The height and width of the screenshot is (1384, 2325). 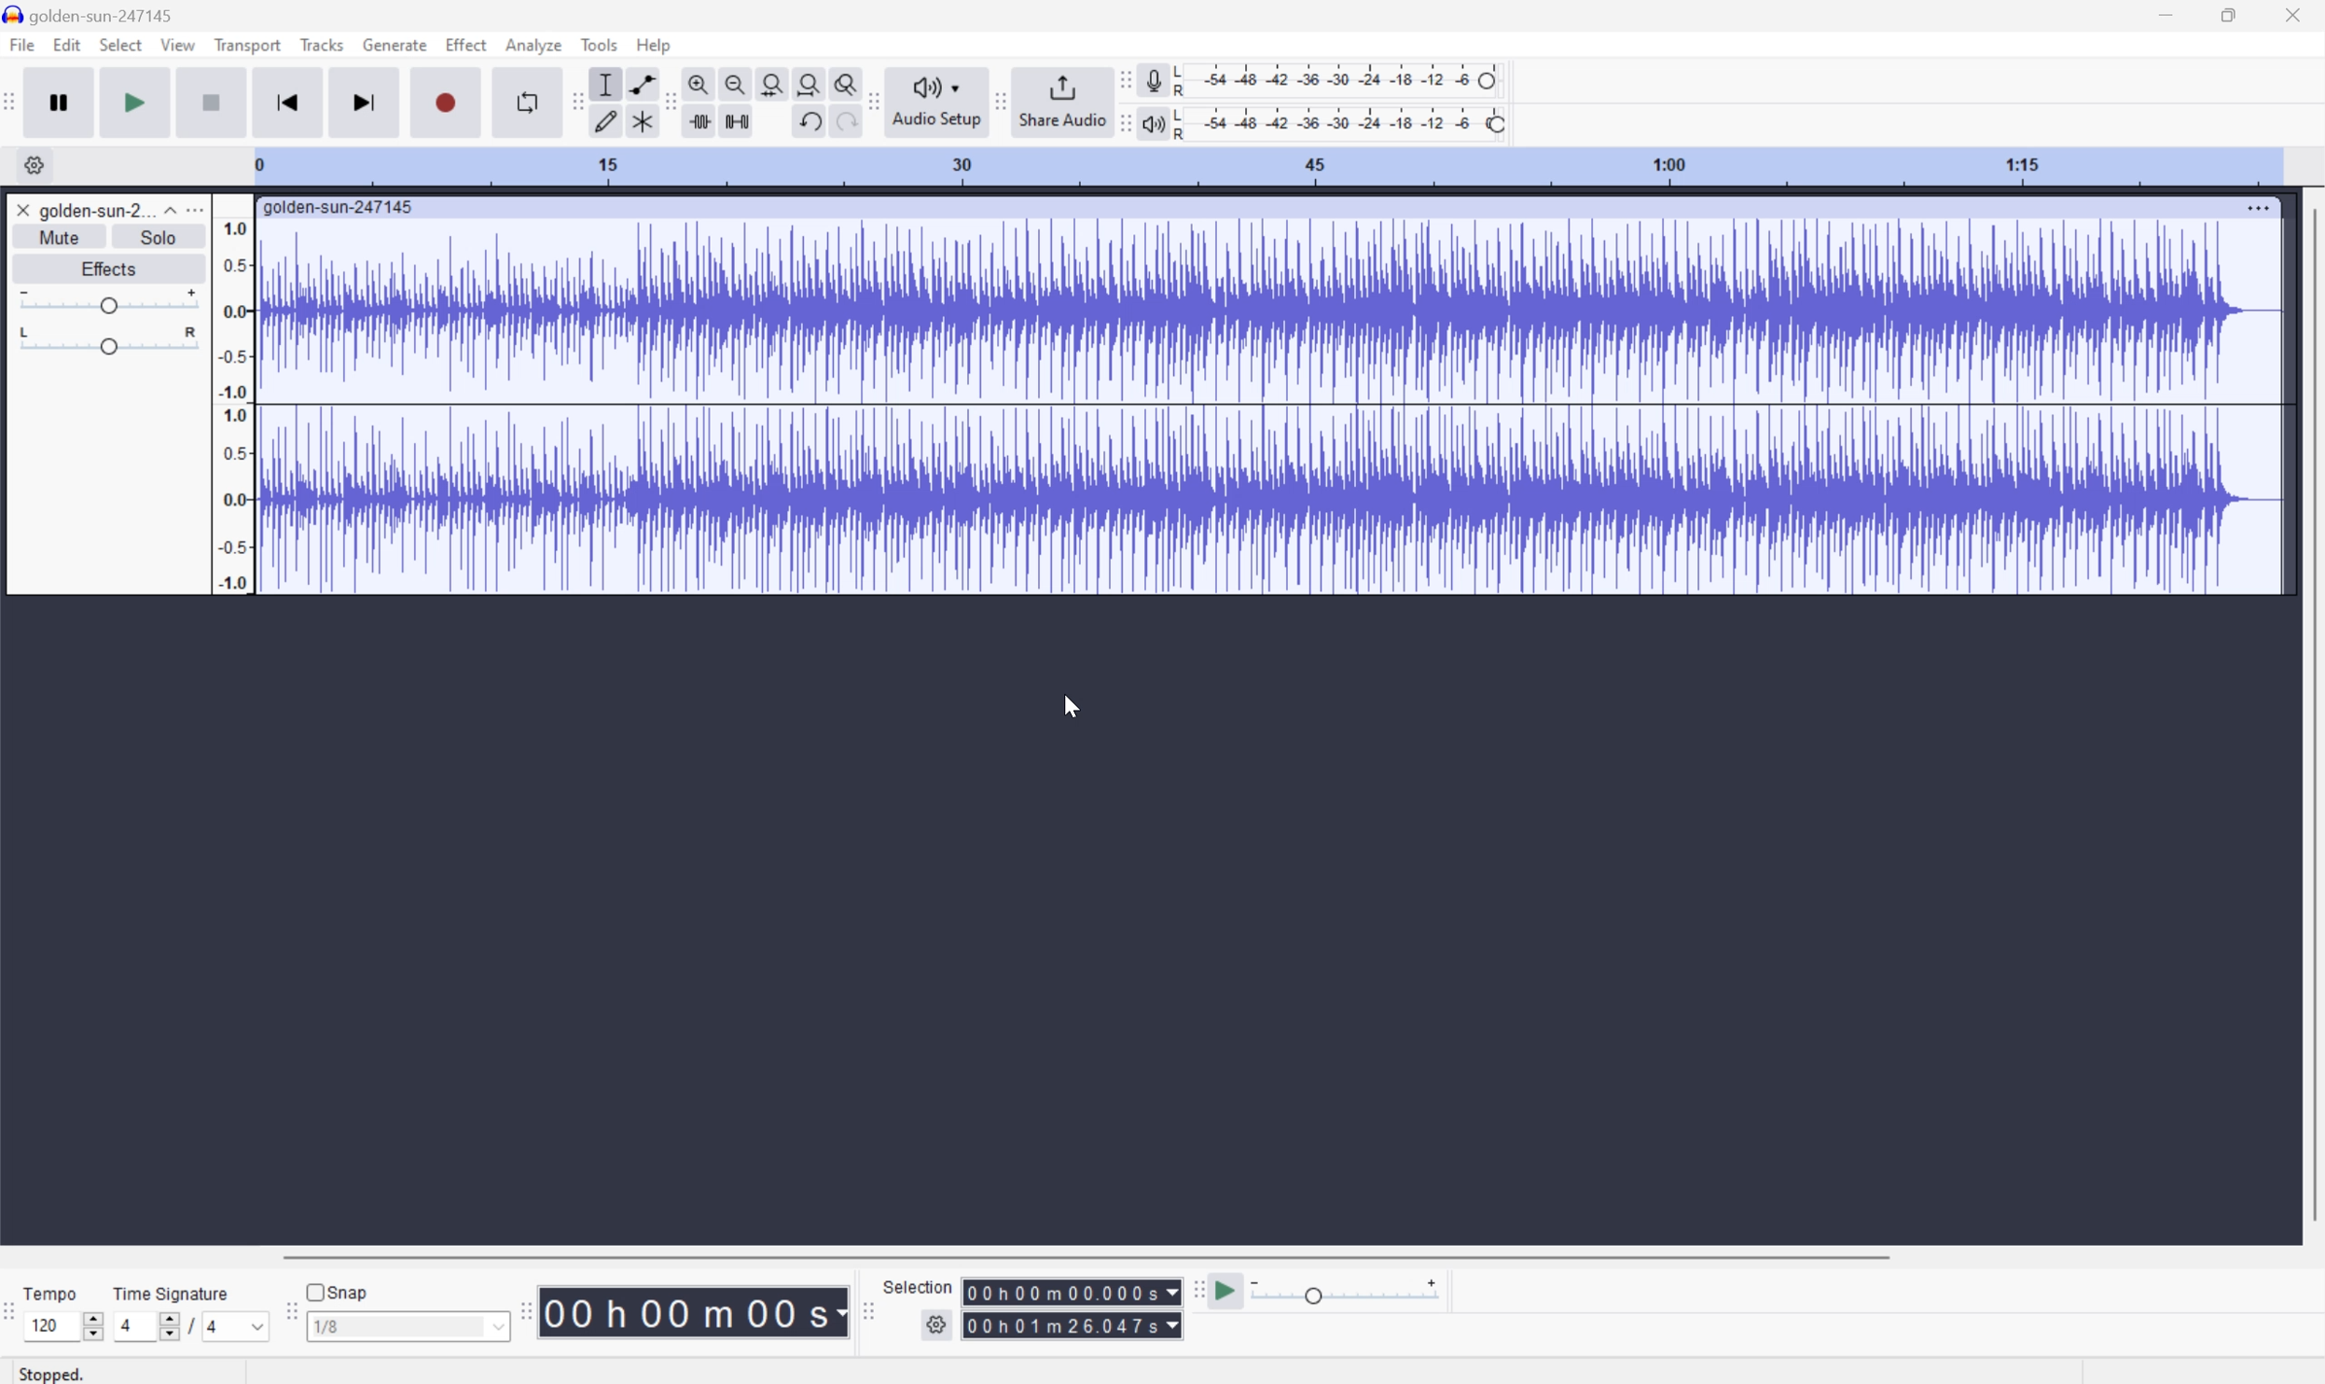 What do you see at coordinates (445, 101) in the screenshot?
I see `Record / Record new track` at bounding box center [445, 101].